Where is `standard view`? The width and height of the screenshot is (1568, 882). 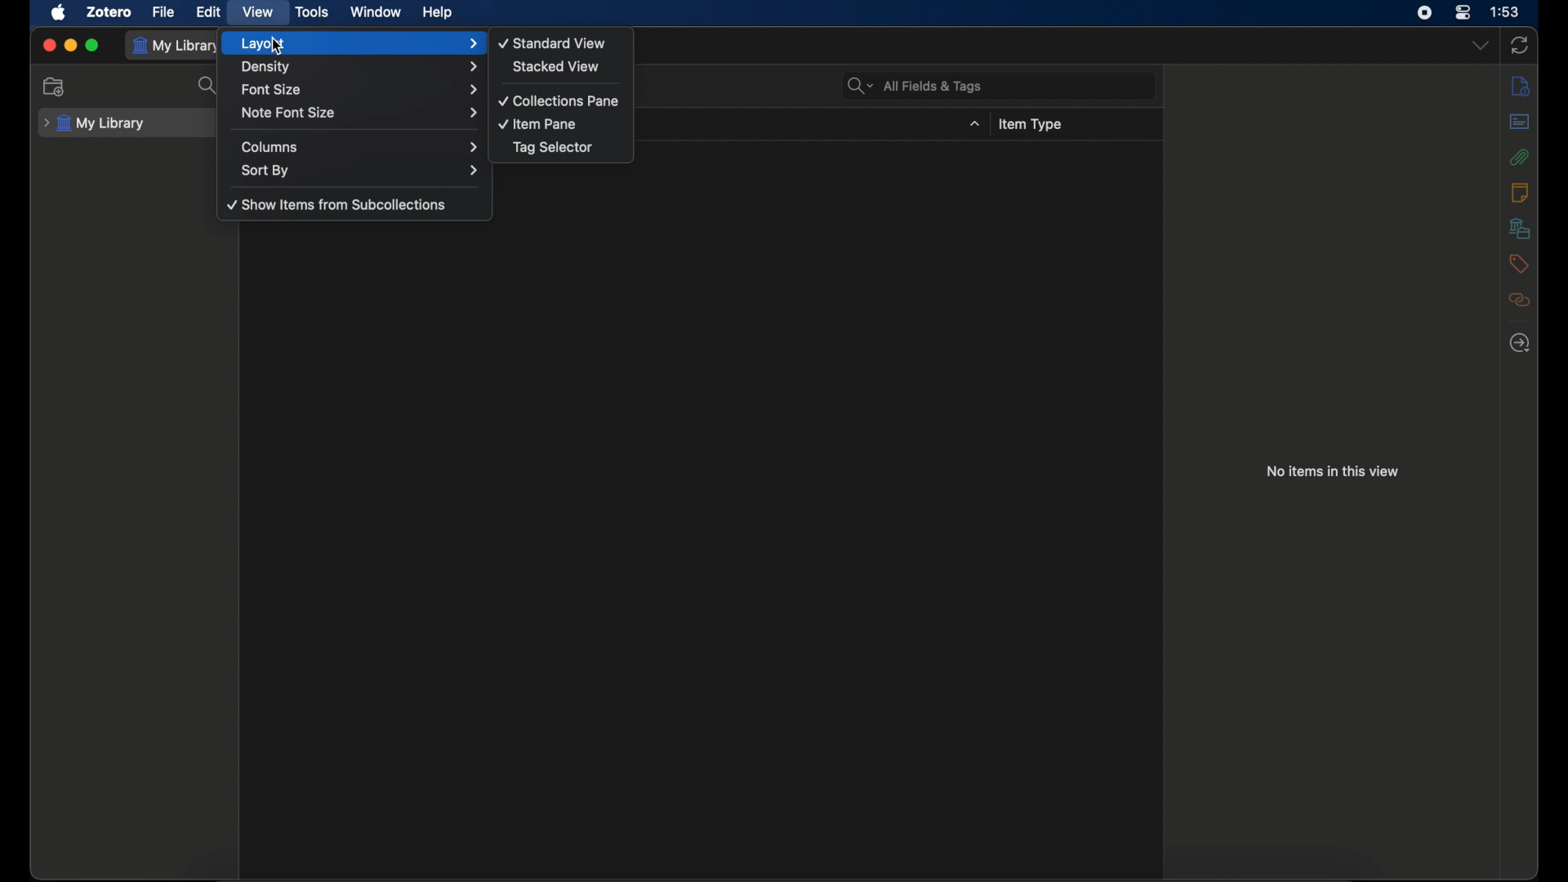 standard view is located at coordinates (554, 42).